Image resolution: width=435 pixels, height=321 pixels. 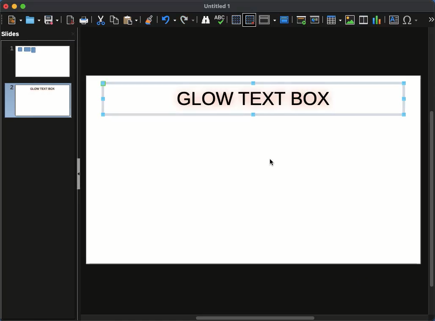 I want to click on Ope, so click(x=33, y=19).